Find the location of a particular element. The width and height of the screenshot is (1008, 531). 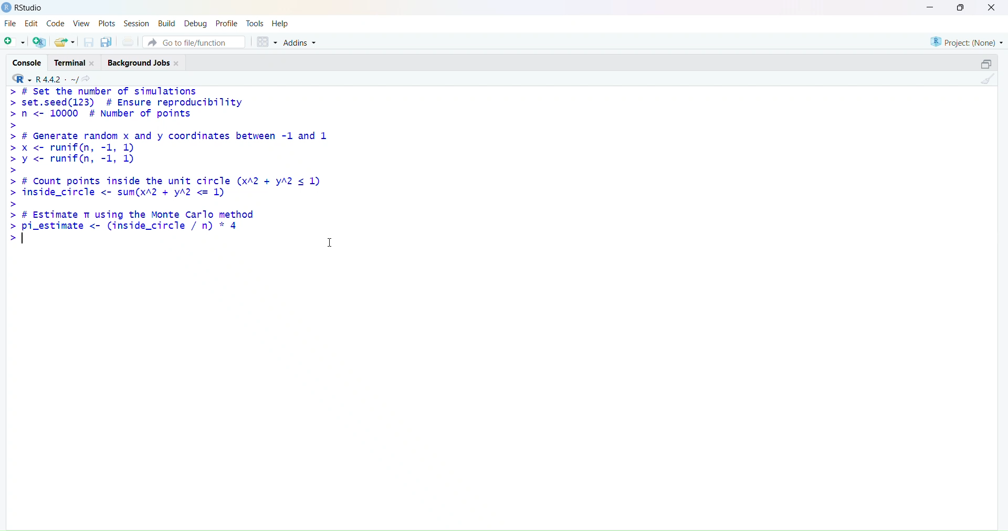

Save current document (Ctrl + S) is located at coordinates (87, 40).